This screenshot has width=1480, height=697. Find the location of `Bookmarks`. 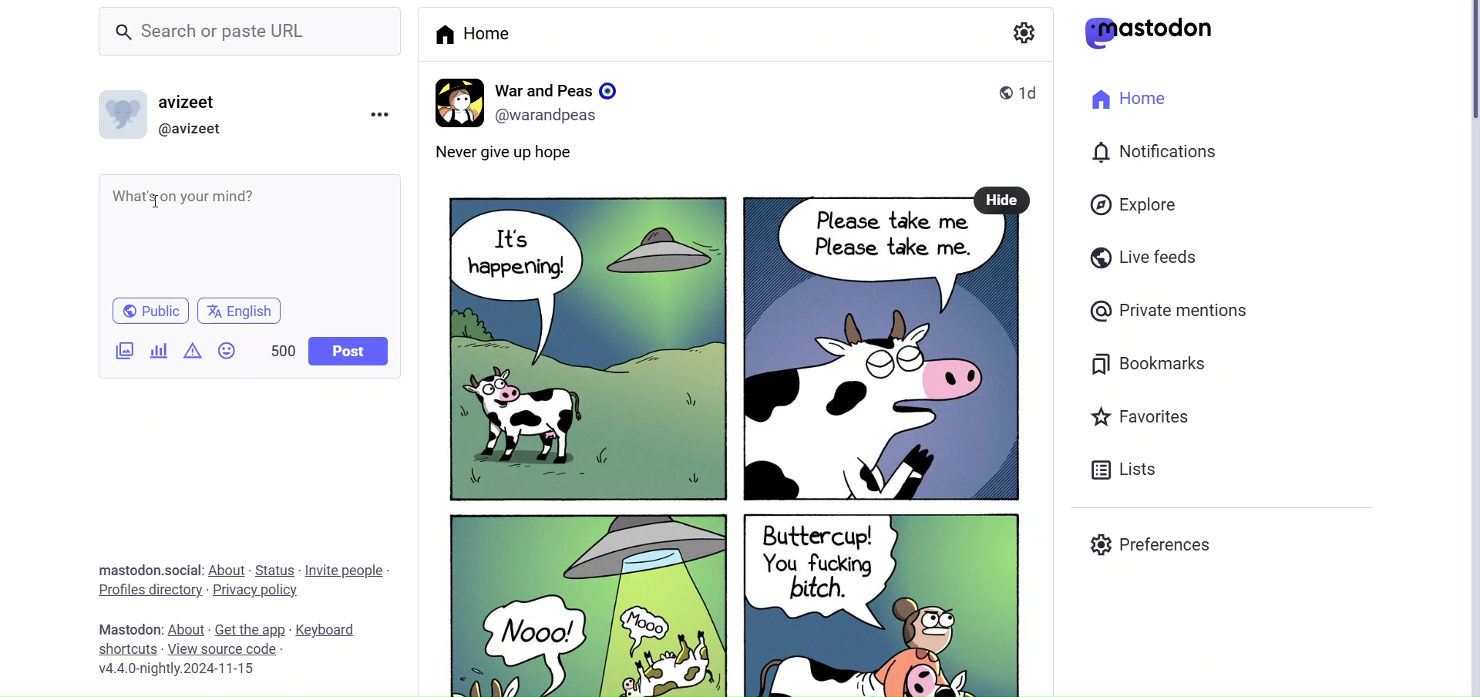

Bookmarks is located at coordinates (1147, 362).